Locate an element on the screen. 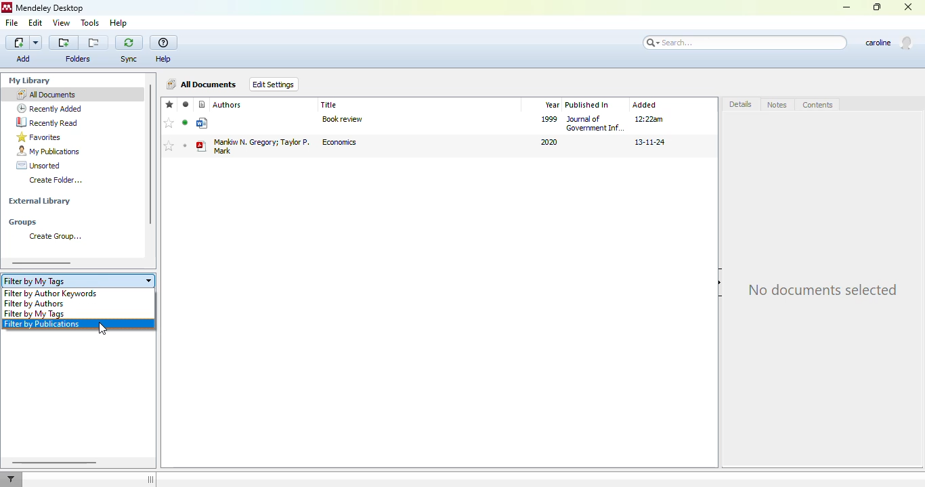  add is located at coordinates (24, 49).